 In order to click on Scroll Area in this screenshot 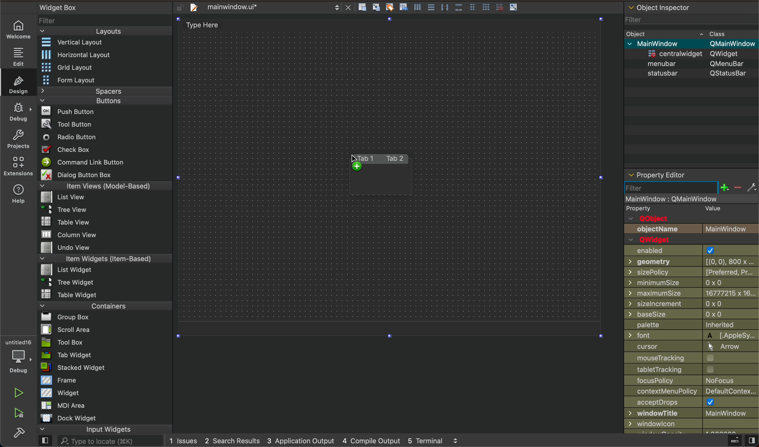, I will do `click(68, 329)`.